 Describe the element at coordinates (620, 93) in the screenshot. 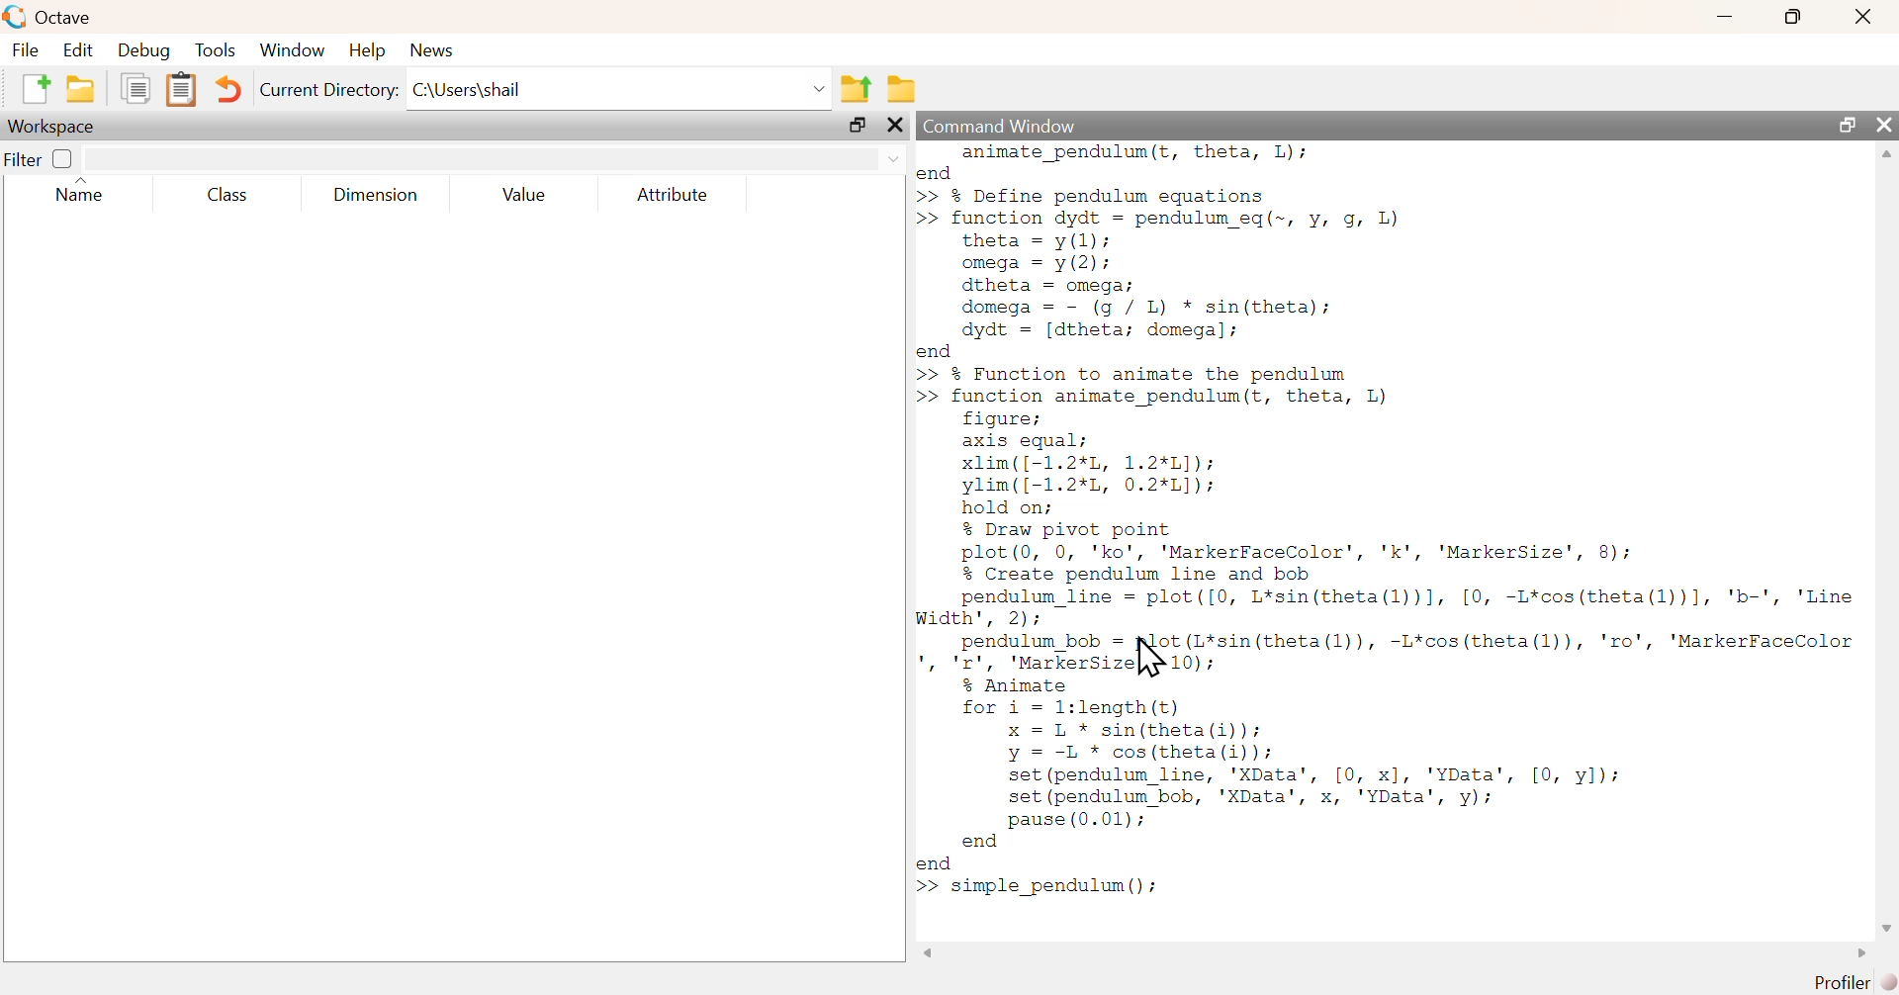

I see `C:\Users\shail ` at that location.